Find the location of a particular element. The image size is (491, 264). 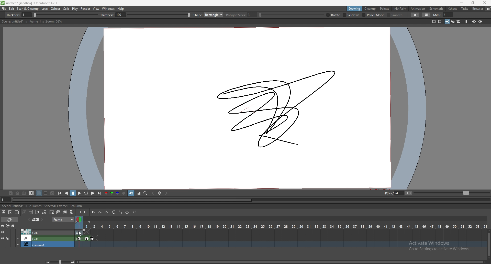

options is located at coordinates (3, 193).